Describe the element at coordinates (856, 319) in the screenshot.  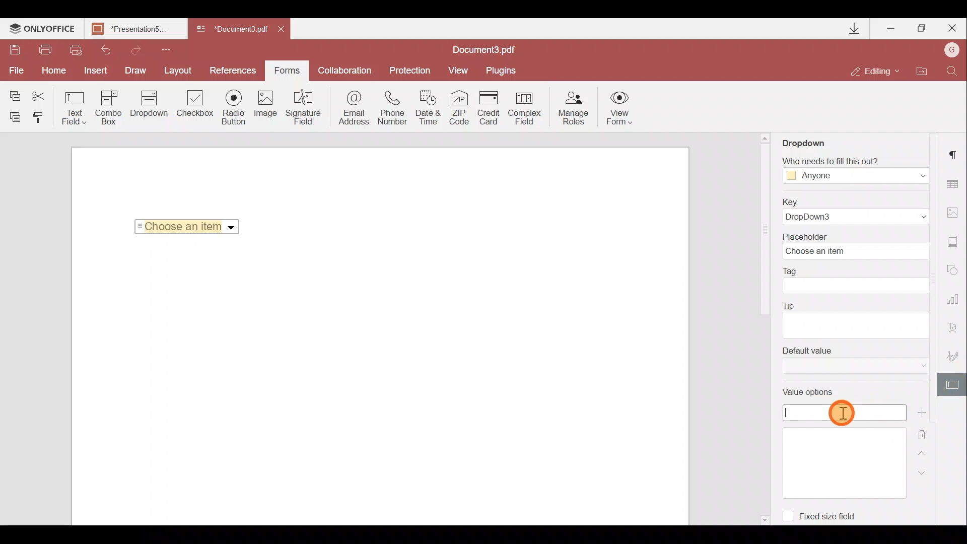
I see `Tip` at that location.